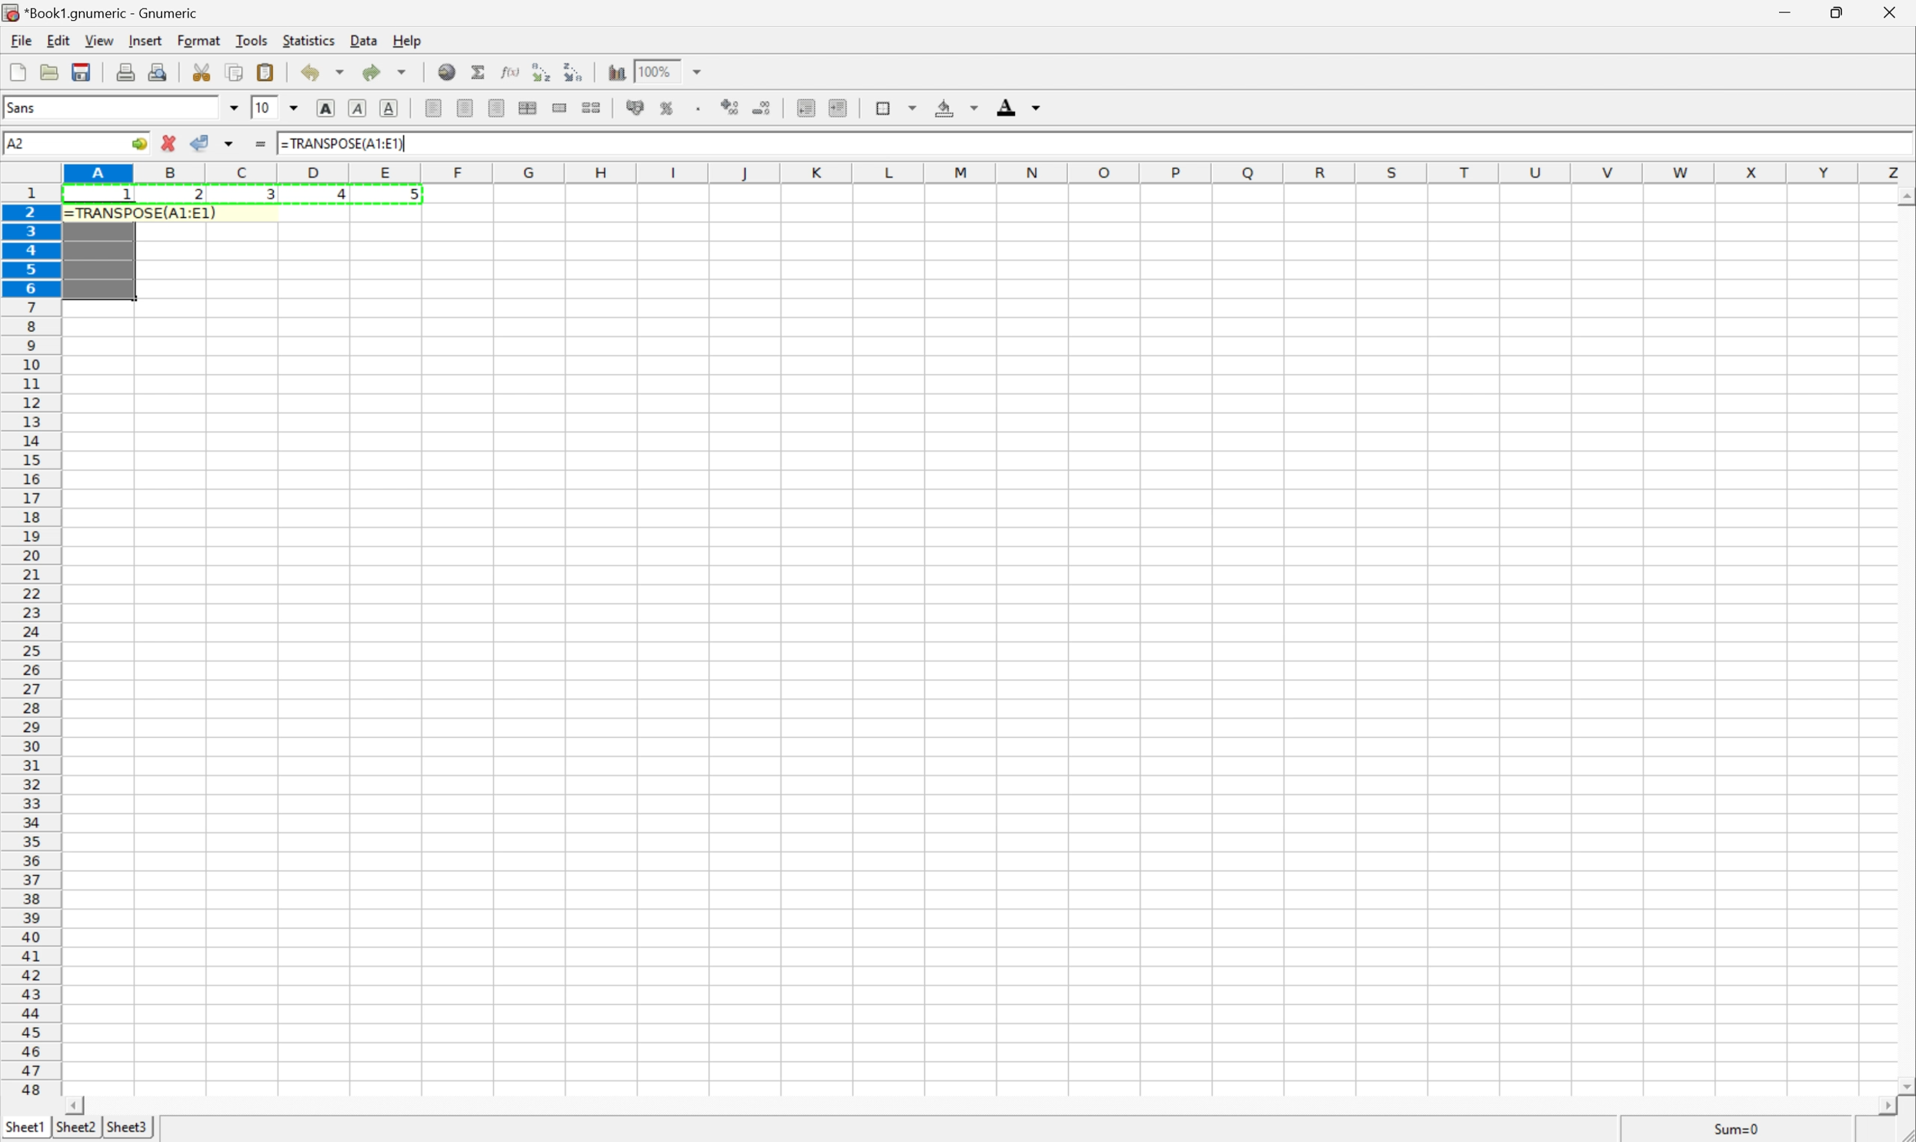  What do you see at coordinates (52, 71) in the screenshot?
I see `open file` at bounding box center [52, 71].